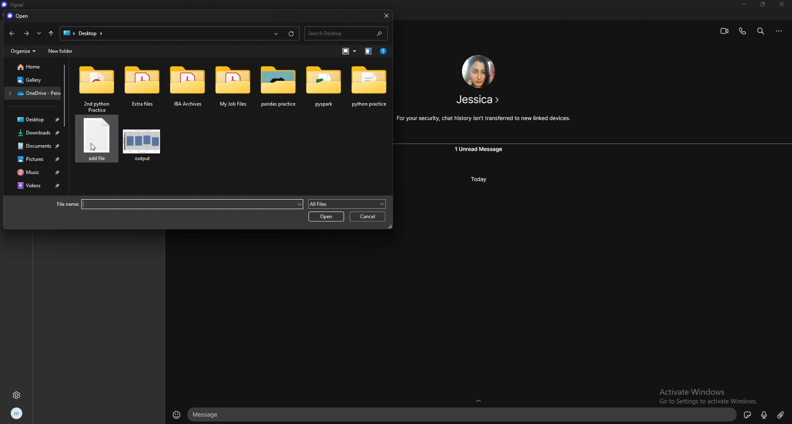 This screenshot has height=424, width=792. What do you see at coordinates (350, 51) in the screenshot?
I see `change view` at bounding box center [350, 51].